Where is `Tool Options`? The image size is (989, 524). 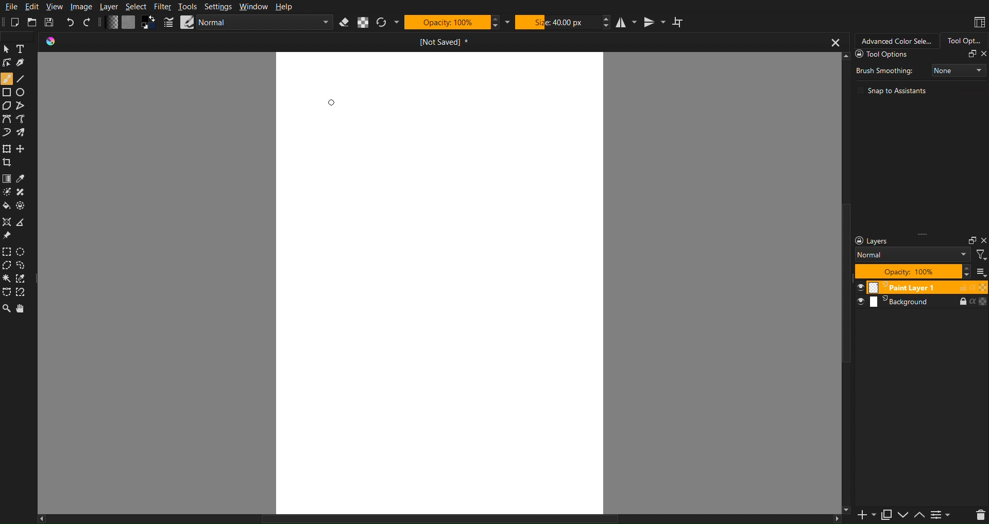 Tool Options is located at coordinates (903, 55).